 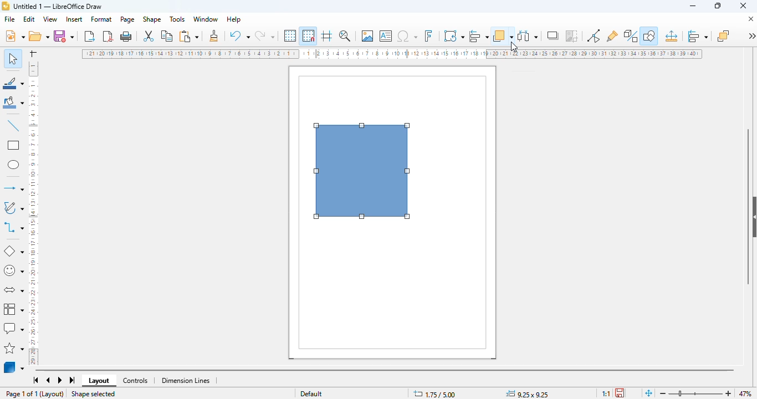 What do you see at coordinates (649, 36) in the screenshot?
I see `show draw functions` at bounding box center [649, 36].